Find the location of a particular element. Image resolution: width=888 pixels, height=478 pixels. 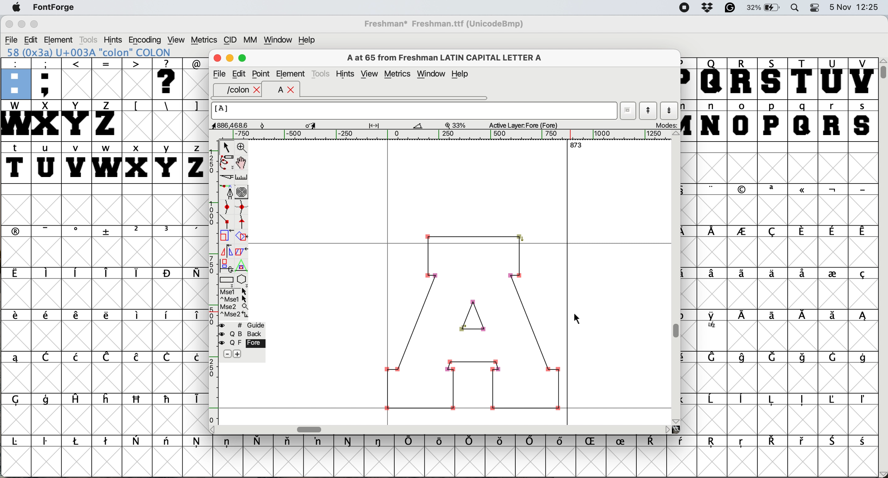

Freshman* Freshman.ttf (UnicodeBmp) is located at coordinates (447, 23).